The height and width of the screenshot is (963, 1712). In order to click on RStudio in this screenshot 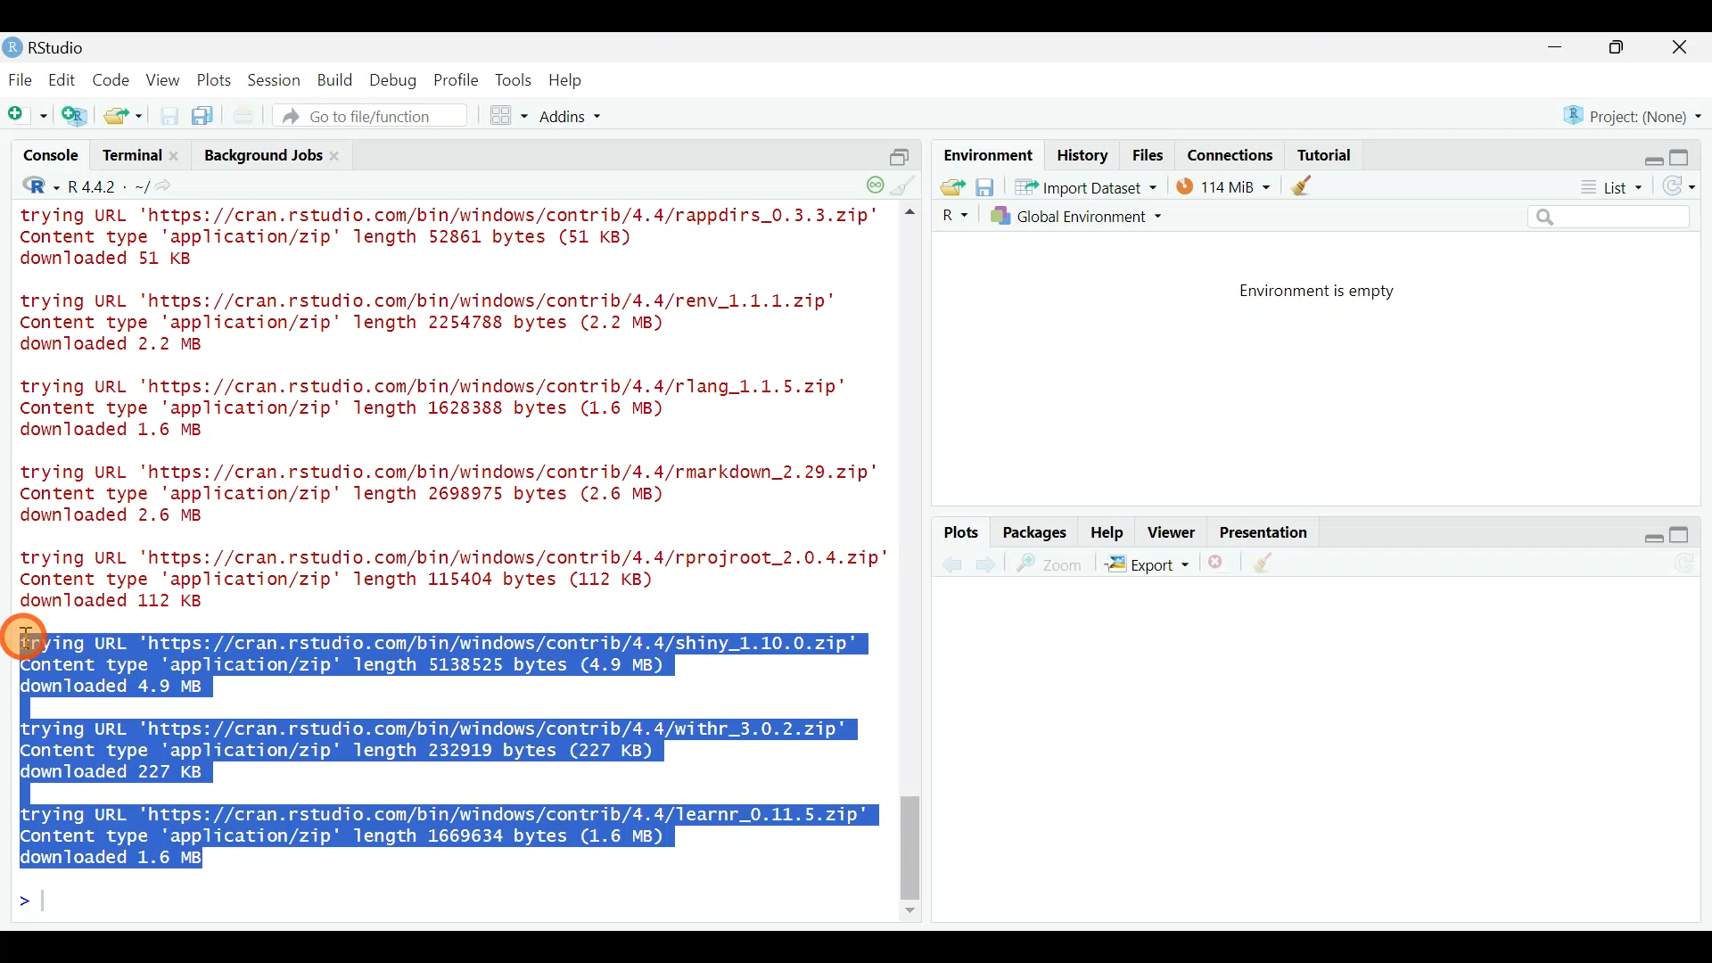, I will do `click(53, 47)`.